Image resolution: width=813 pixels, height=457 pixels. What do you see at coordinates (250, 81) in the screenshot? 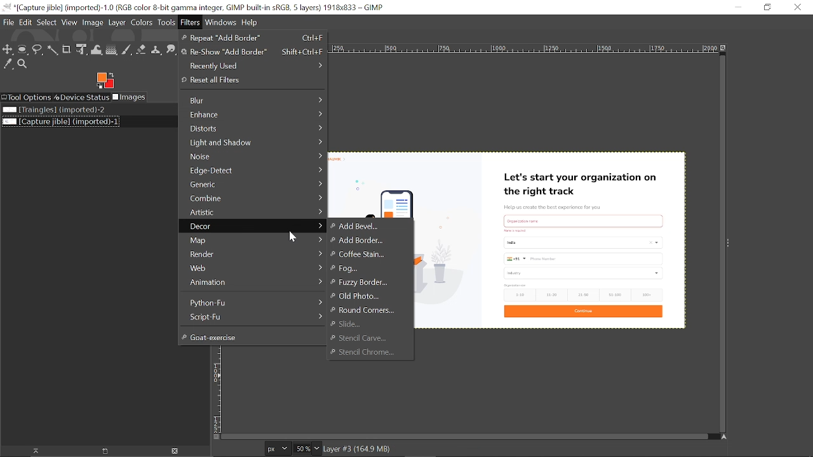
I see `Reset all filters` at bounding box center [250, 81].